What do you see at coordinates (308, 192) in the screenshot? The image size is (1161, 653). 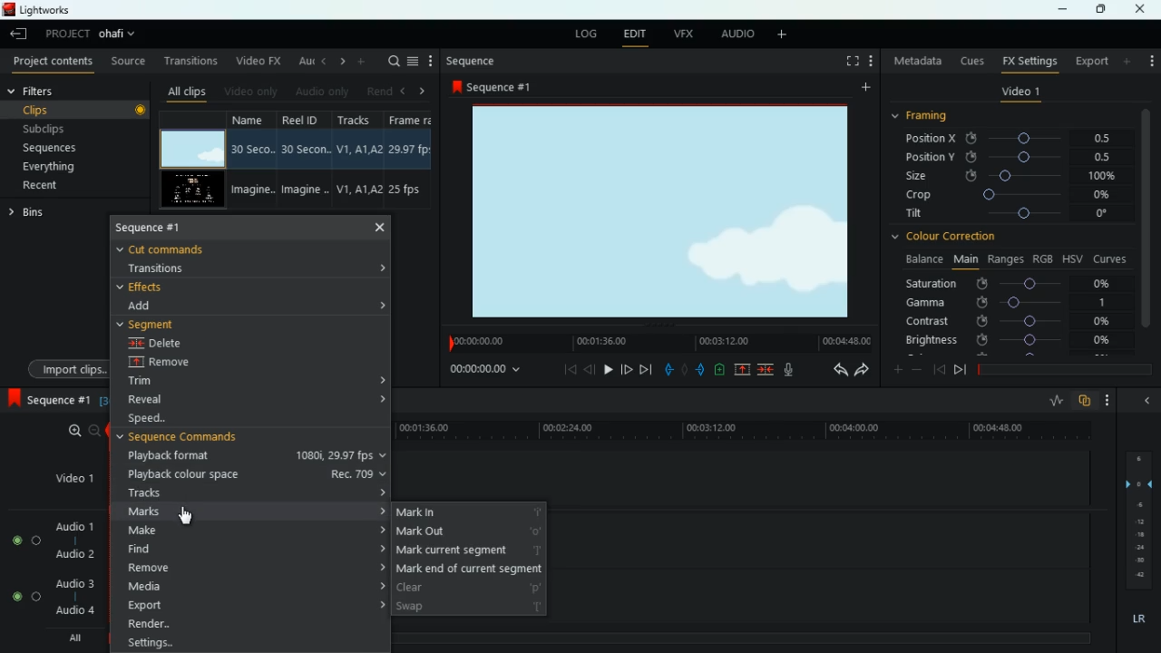 I see `Imagine..` at bounding box center [308, 192].